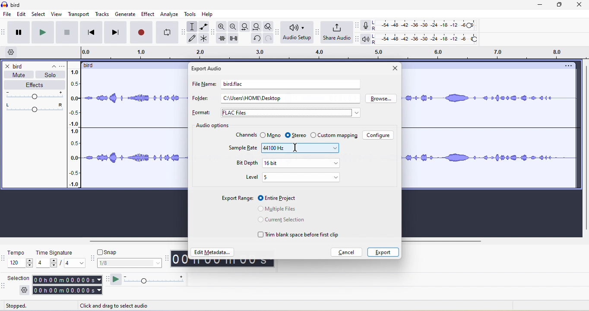 This screenshot has height=311, width=589. Describe the element at coordinates (68, 34) in the screenshot. I see `stop` at that location.